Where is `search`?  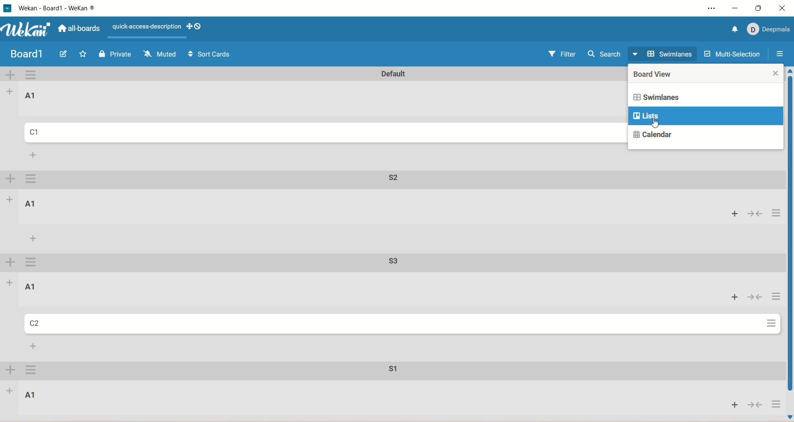
search is located at coordinates (605, 56).